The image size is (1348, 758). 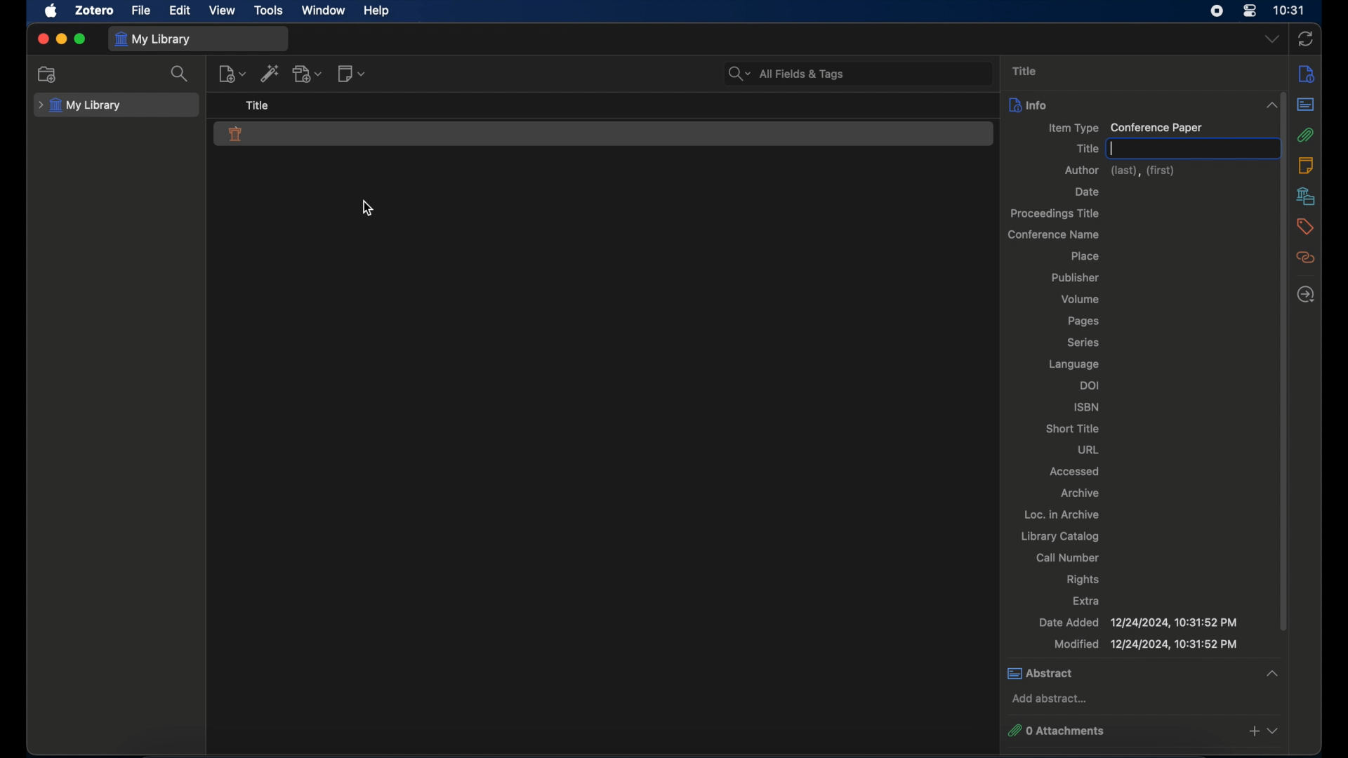 What do you see at coordinates (1125, 128) in the screenshot?
I see `item type` at bounding box center [1125, 128].